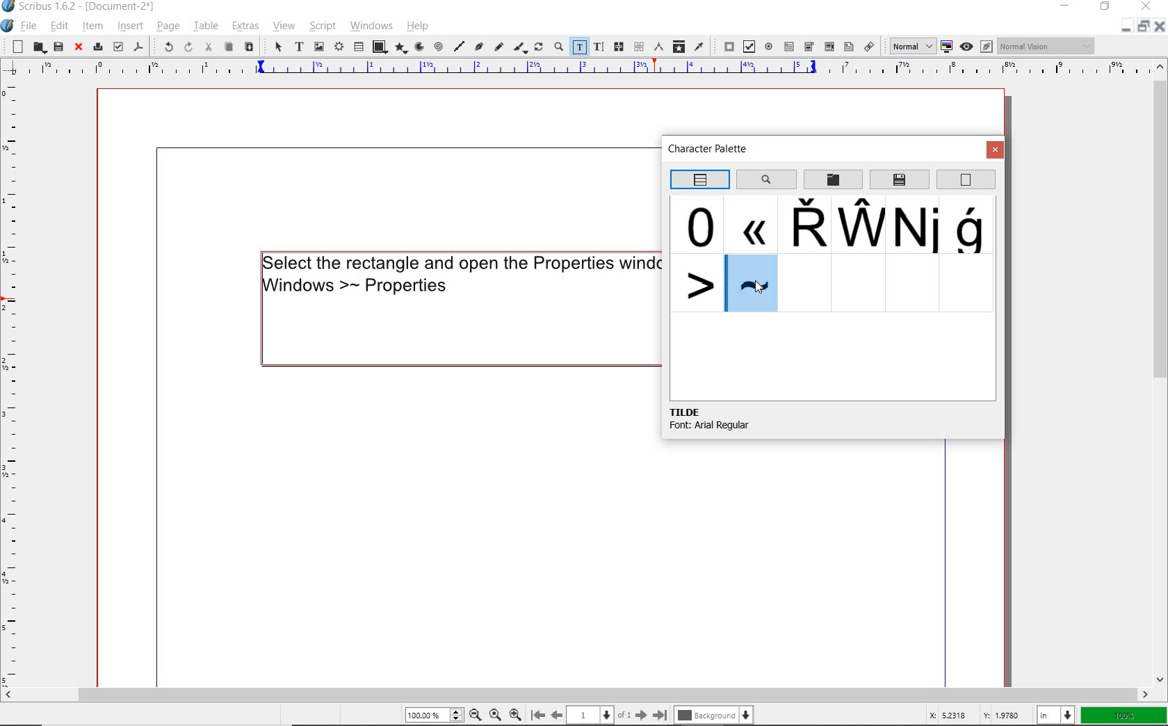 The image size is (1168, 726). What do you see at coordinates (475, 714) in the screenshot?
I see `zoom out` at bounding box center [475, 714].